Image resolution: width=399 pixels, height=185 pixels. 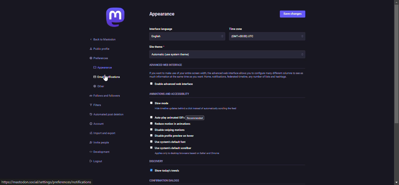 What do you see at coordinates (150, 129) in the screenshot?
I see `click to select` at bounding box center [150, 129].